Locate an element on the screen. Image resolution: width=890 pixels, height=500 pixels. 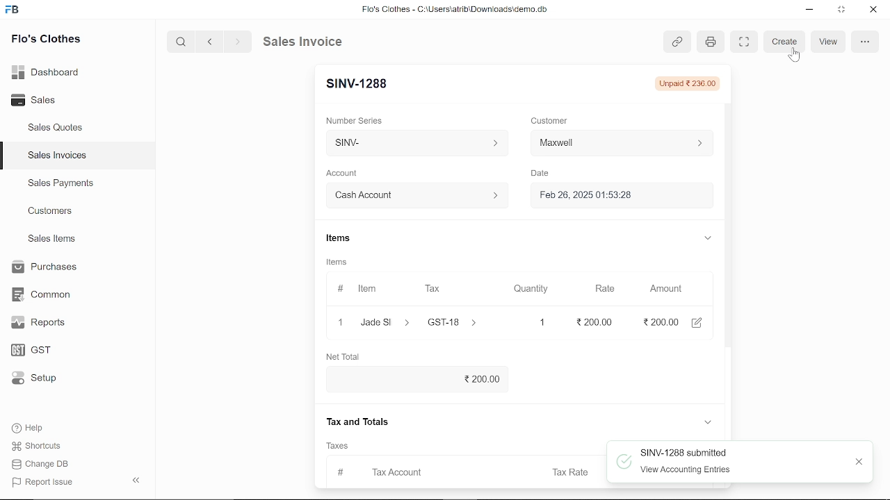
print is located at coordinates (709, 42).